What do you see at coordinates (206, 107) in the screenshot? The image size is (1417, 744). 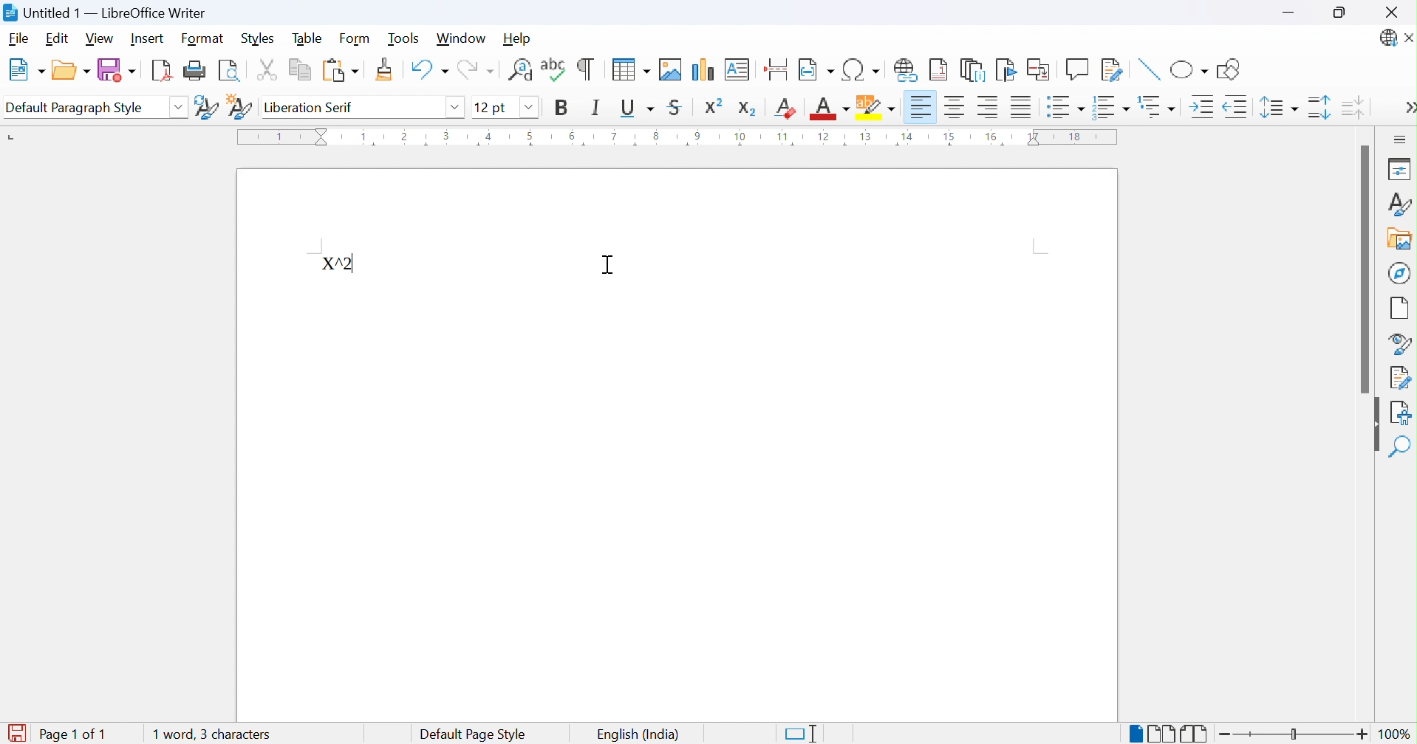 I see `Update selected style` at bounding box center [206, 107].